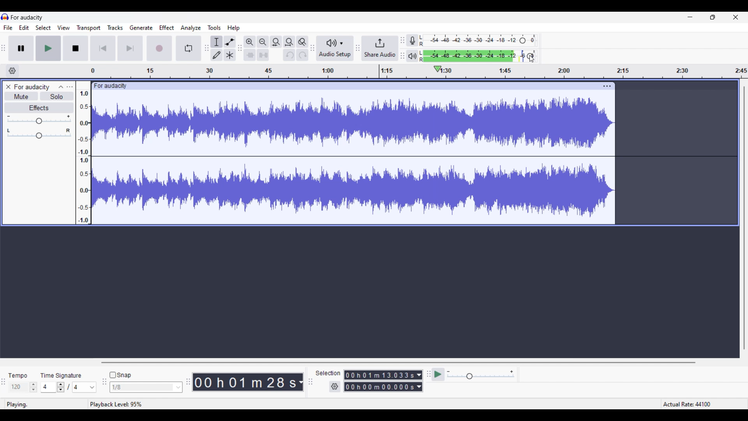 Image resolution: width=748 pixels, height=421 pixels. What do you see at coordinates (9, 87) in the screenshot?
I see `Close track` at bounding box center [9, 87].